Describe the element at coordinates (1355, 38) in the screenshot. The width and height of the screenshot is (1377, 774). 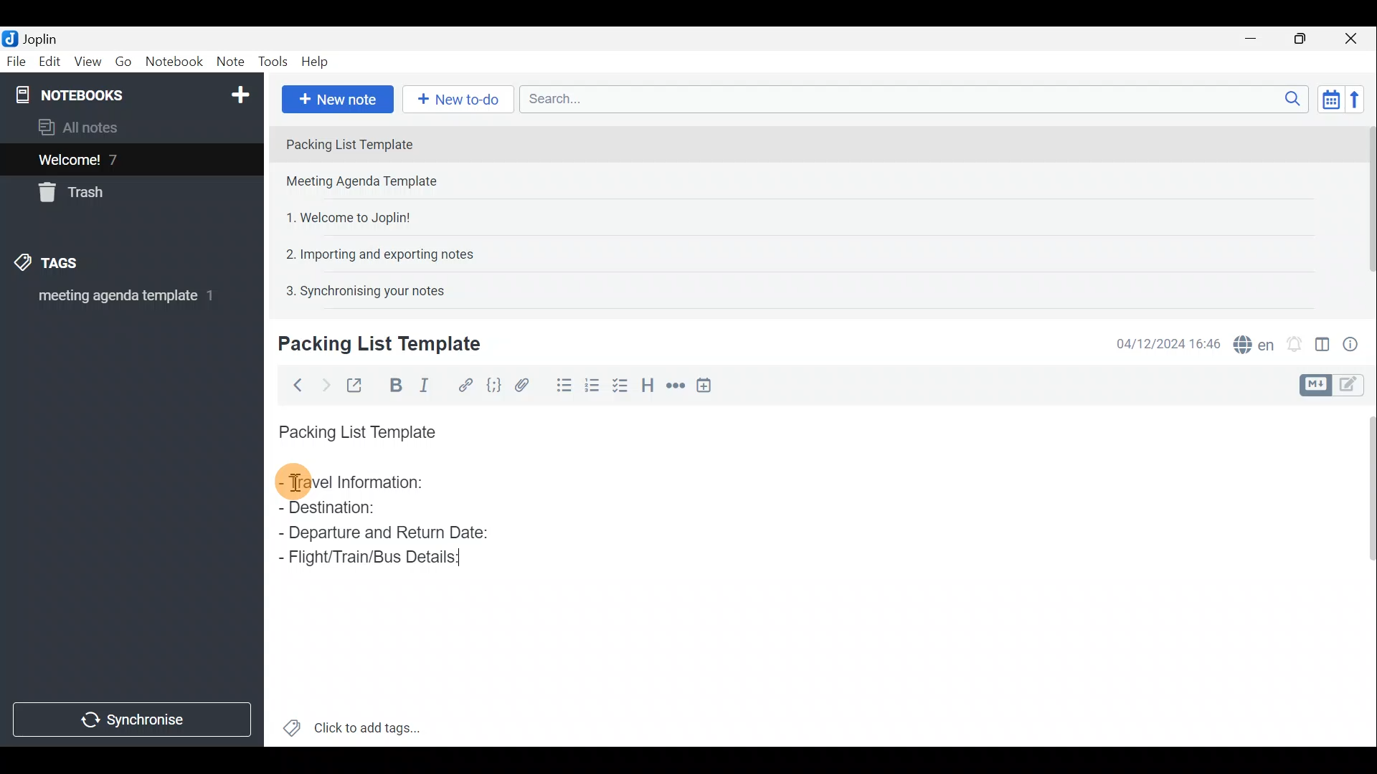
I see `Close` at that location.